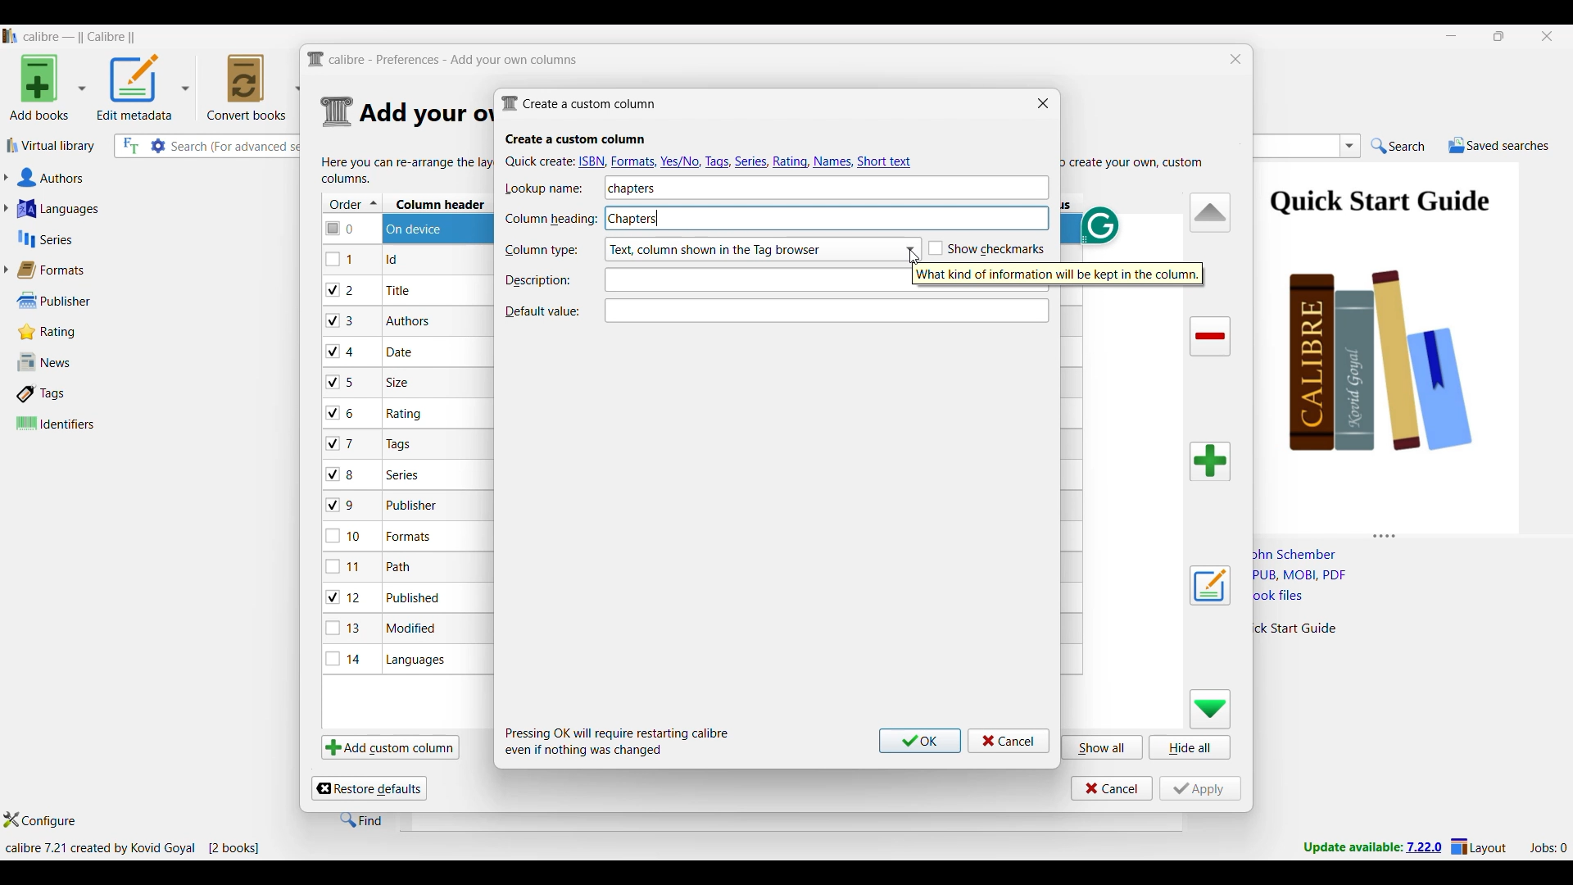  What do you see at coordinates (48, 87) in the screenshot?
I see `Add book options` at bounding box center [48, 87].